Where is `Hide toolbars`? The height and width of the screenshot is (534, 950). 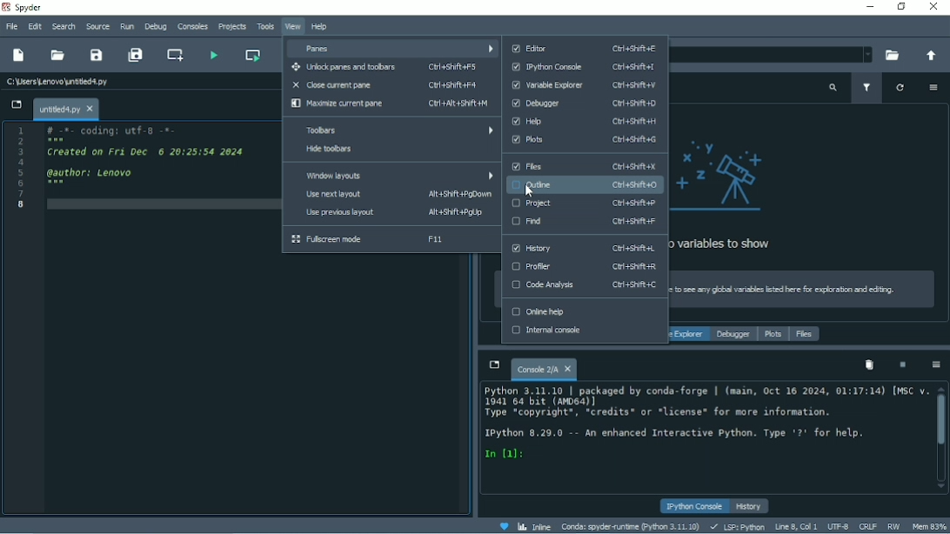
Hide toolbars is located at coordinates (390, 151).